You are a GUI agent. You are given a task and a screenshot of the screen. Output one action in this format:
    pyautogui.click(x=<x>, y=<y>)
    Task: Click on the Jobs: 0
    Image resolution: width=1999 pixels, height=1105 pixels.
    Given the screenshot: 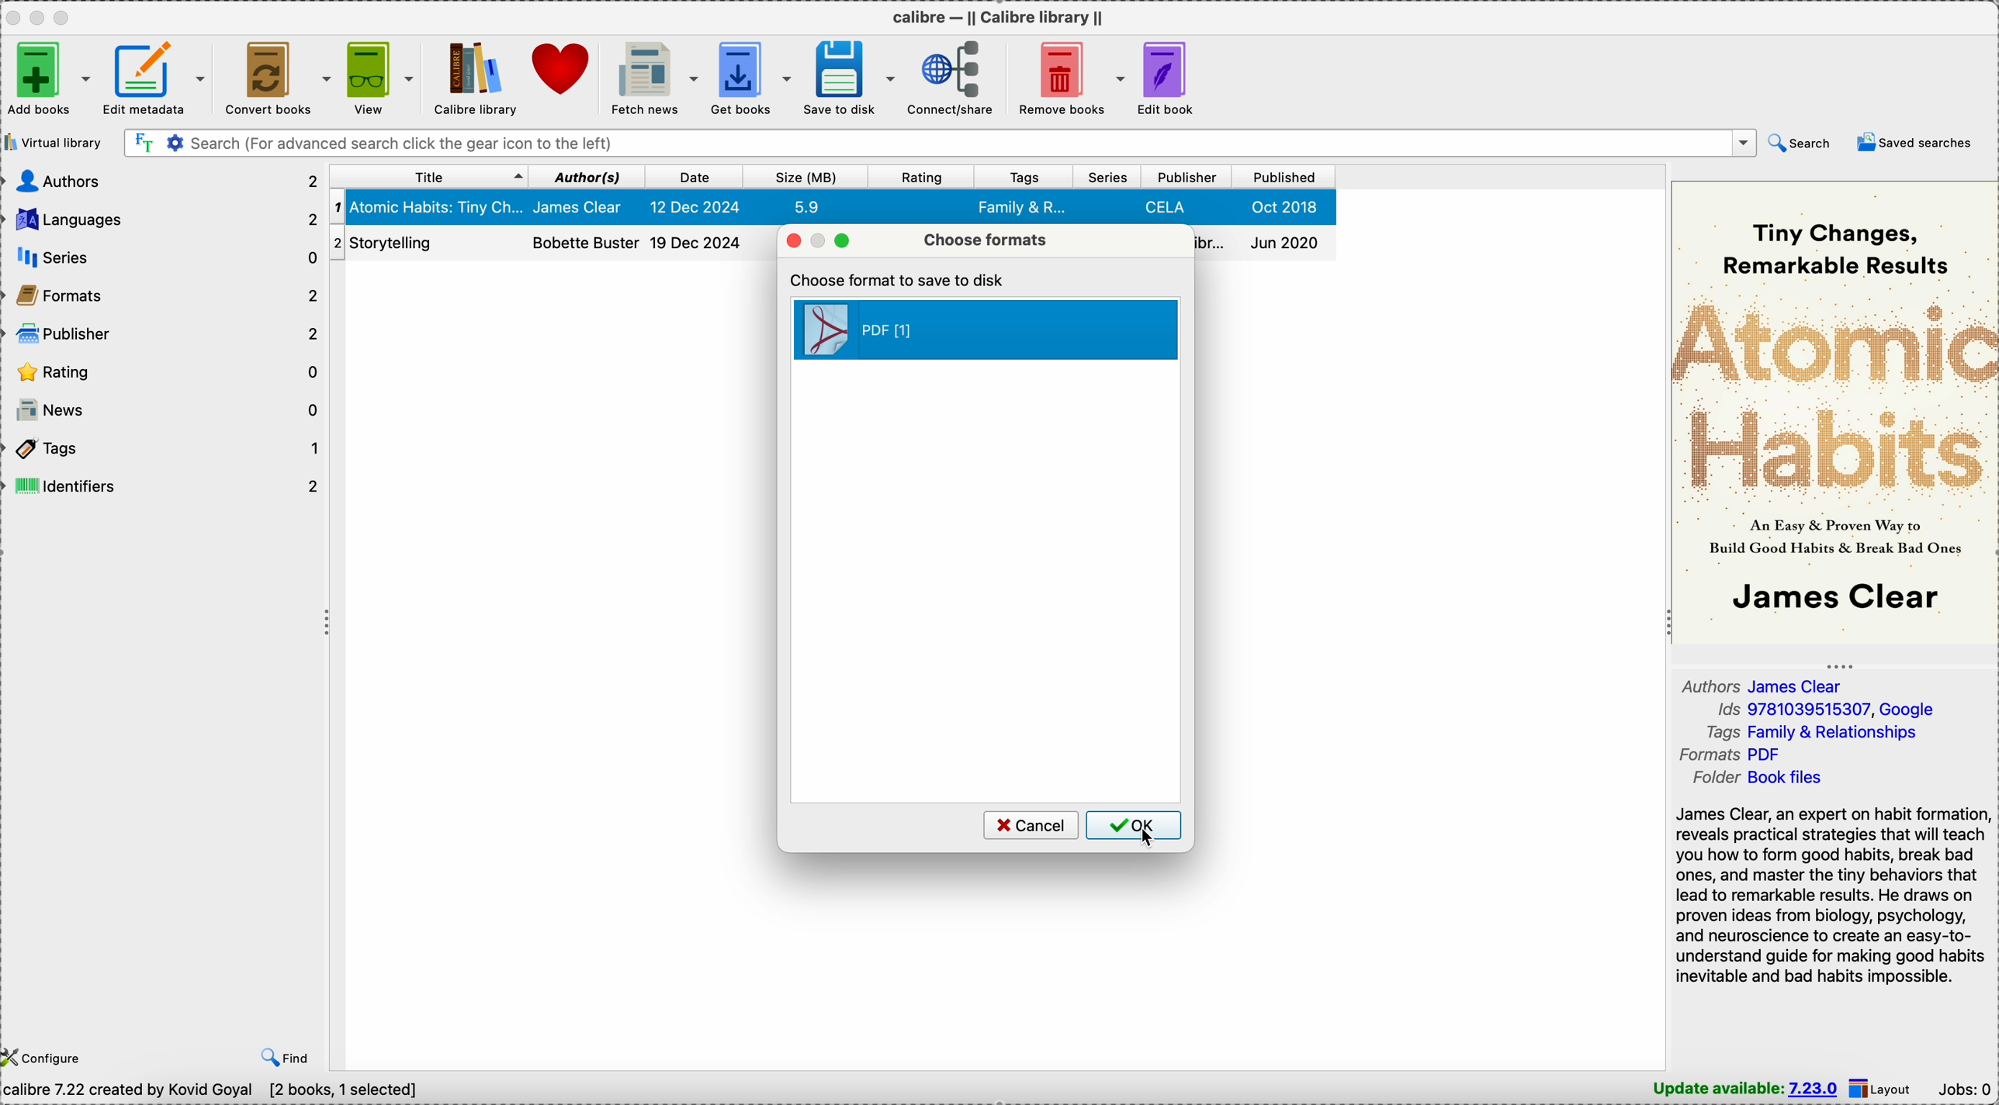 What is the action you would take?
    pyautogui.click(x=1964, y=1087)
    